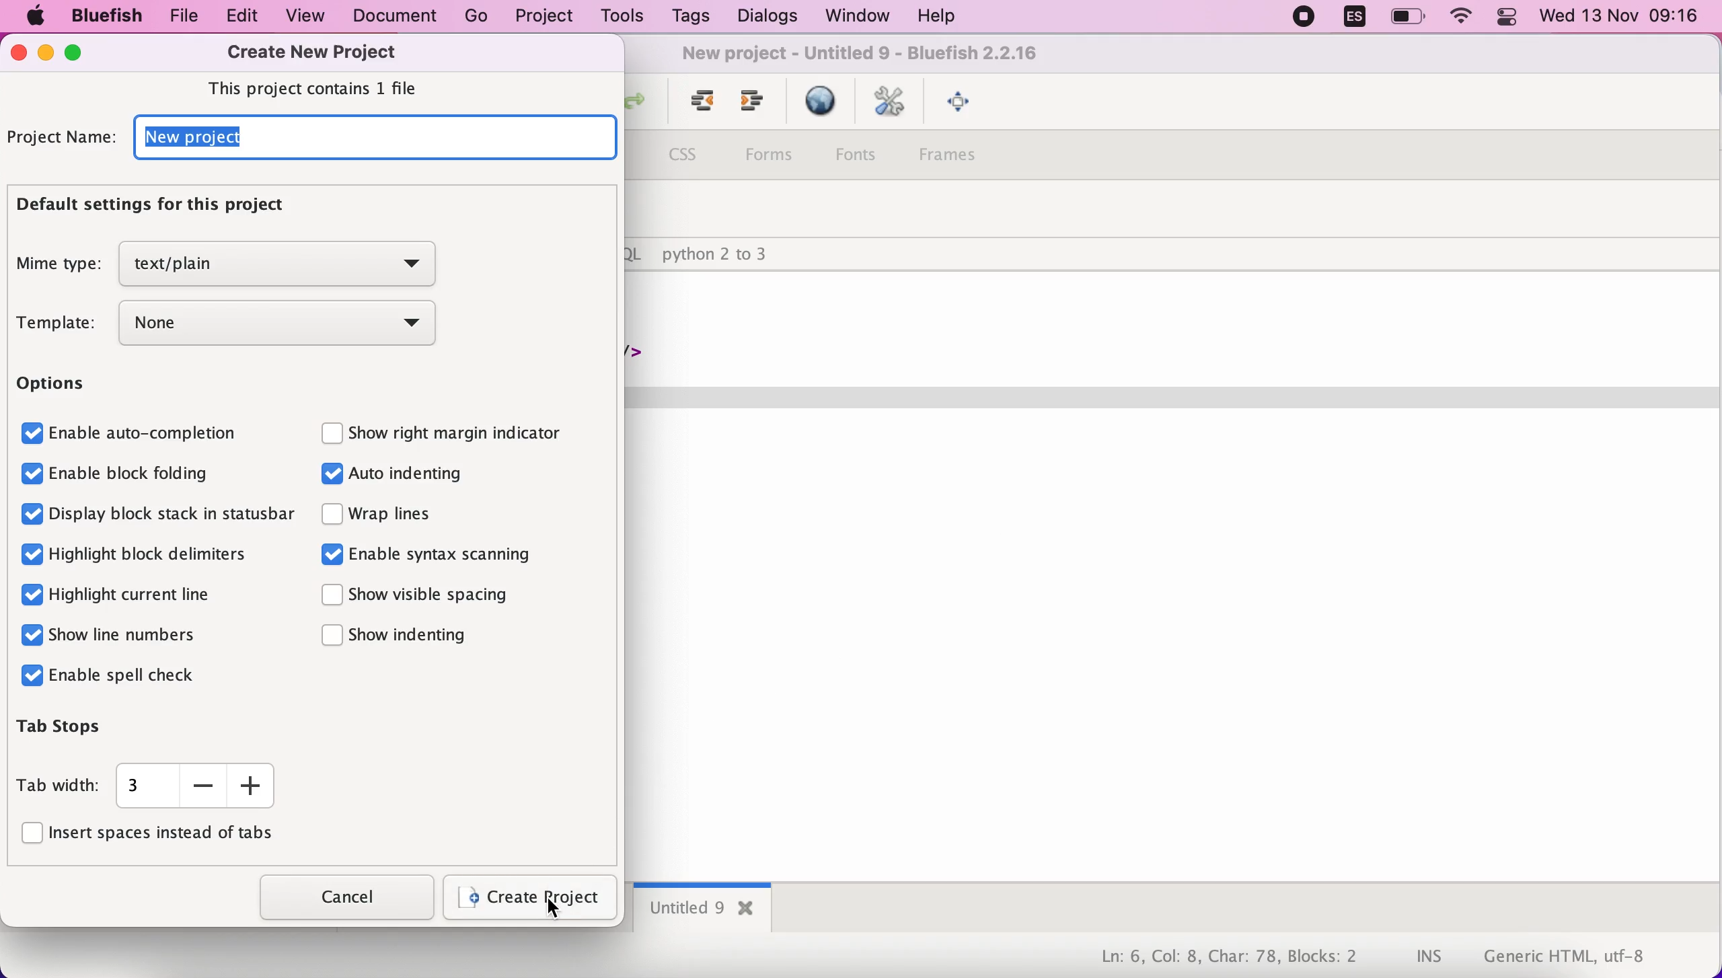 This screenshot has height=978, width=1722. What do you see at coordinates (119, 473) in the screenshot?
I see `enable block folding checkbox` at bounding box center [119, 473].